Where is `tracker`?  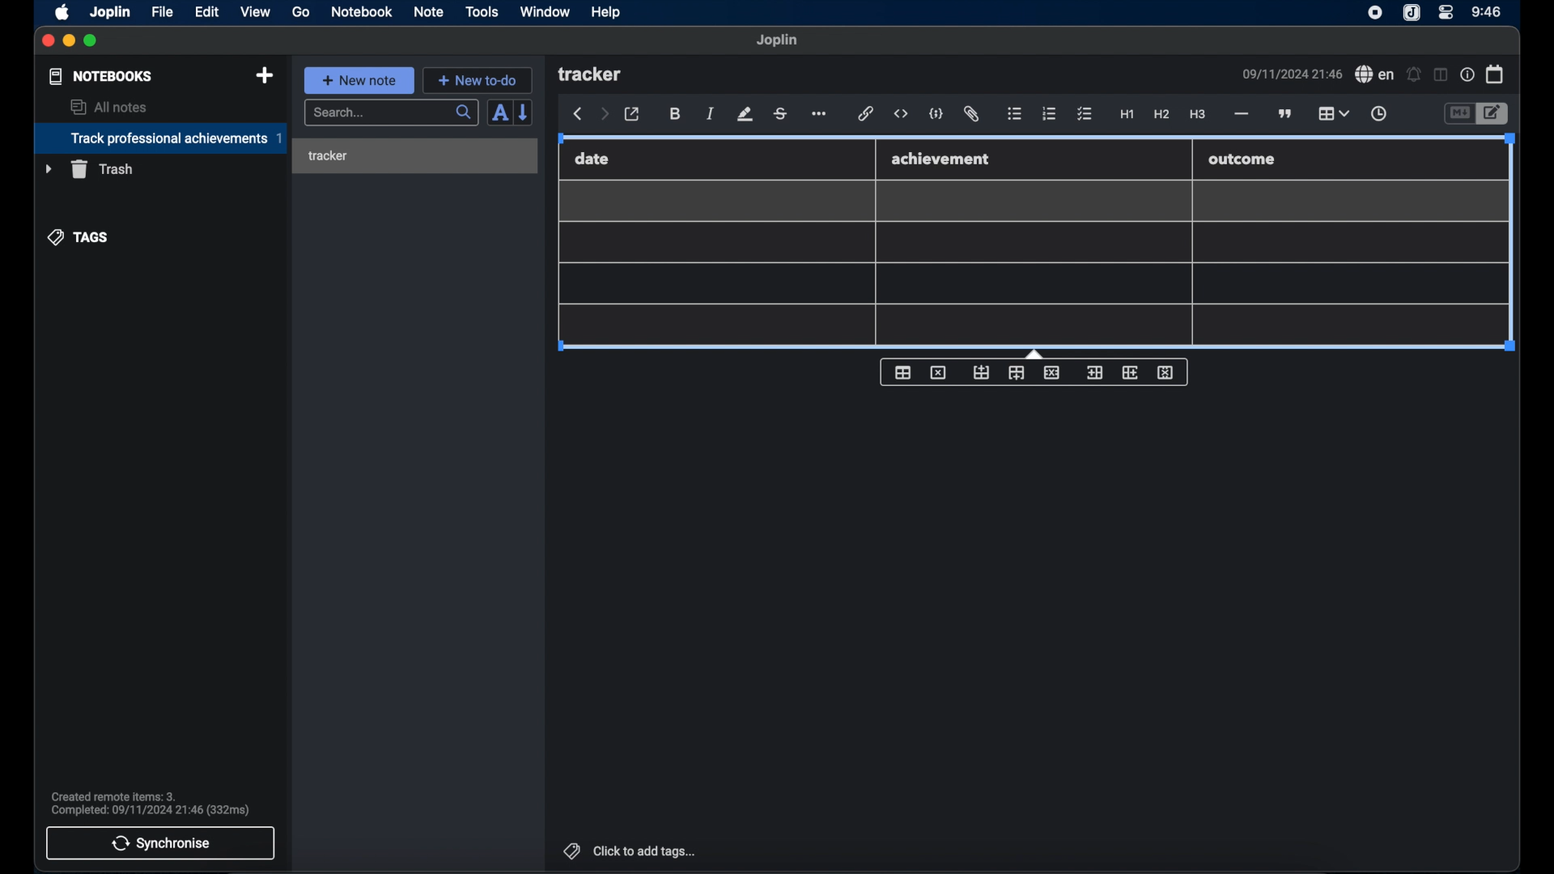 tracker is located at coordinates (592, 75).